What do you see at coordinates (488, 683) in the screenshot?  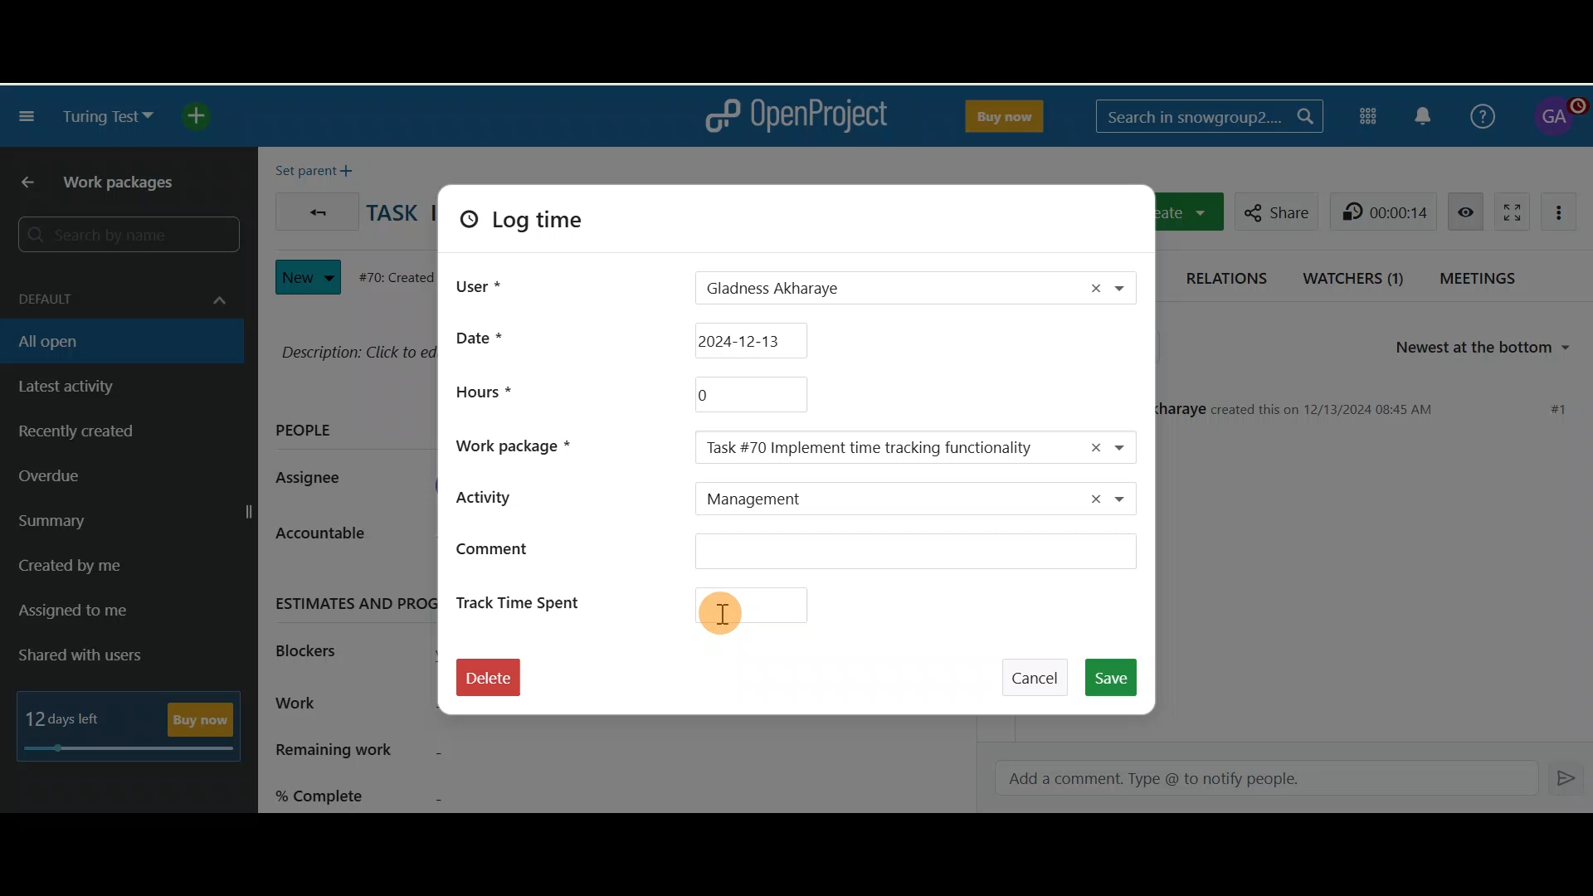 I see `Delete` at bounding box center [488, 683].